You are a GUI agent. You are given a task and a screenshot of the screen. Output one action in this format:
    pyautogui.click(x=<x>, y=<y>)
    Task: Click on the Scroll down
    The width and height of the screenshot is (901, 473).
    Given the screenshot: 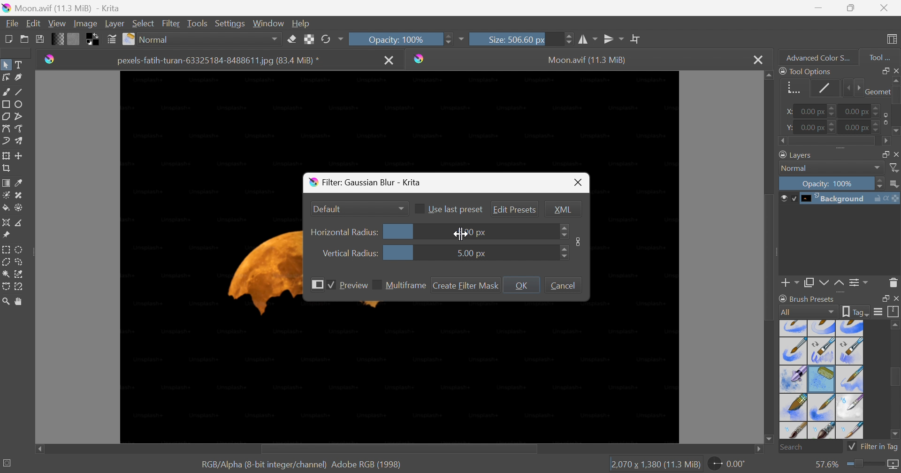 What is the action you would take?
    pyautogui.click(x=895, y=132)
    